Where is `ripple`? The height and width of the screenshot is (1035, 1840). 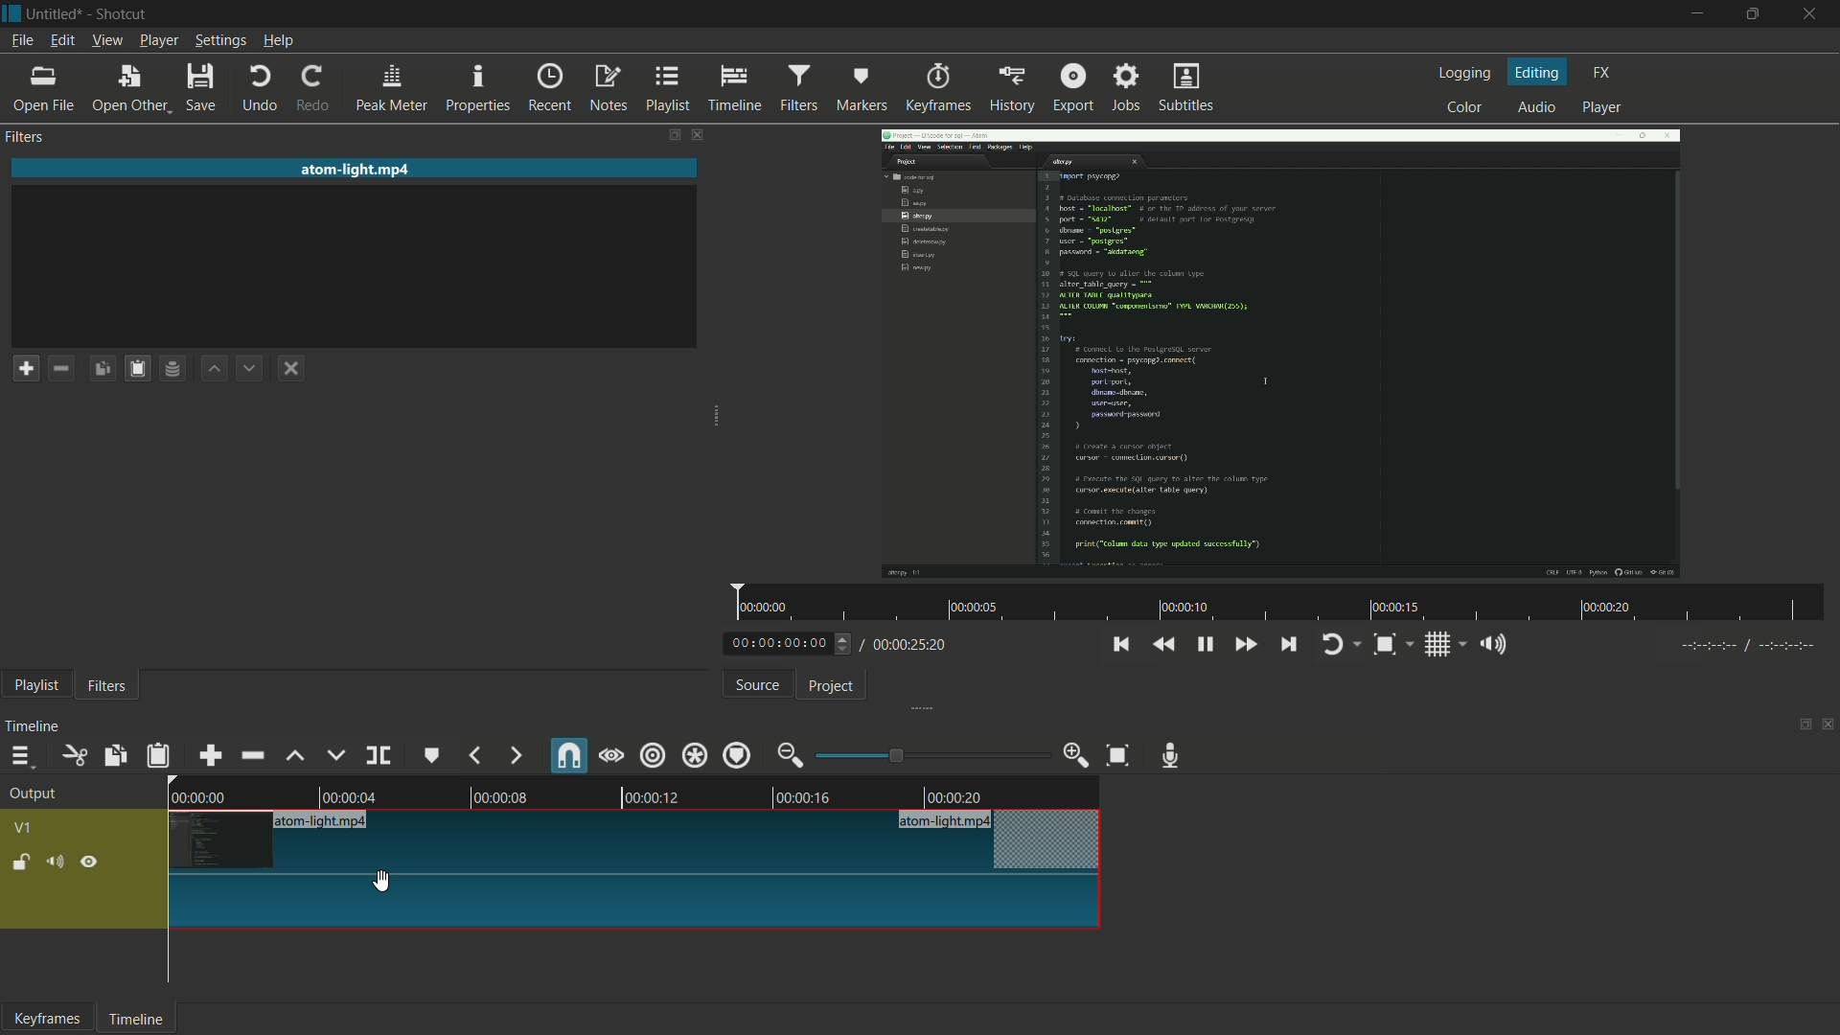 ripple is located at coordinates (653, 754).